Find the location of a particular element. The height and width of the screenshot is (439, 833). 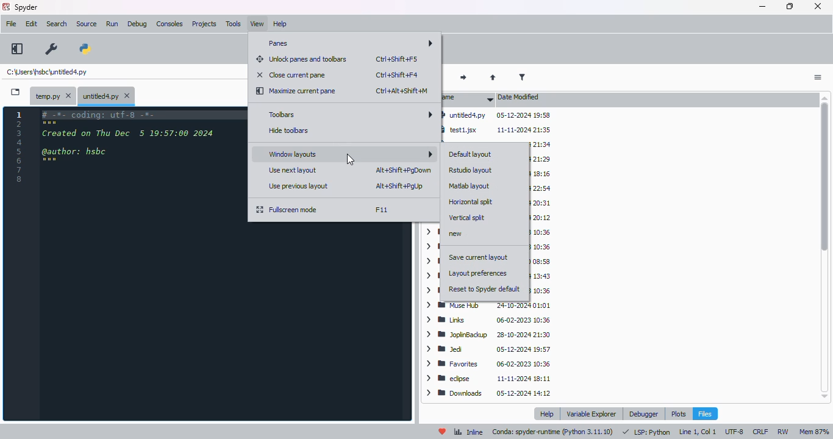

Downloads is located at coordinates (488, 393).